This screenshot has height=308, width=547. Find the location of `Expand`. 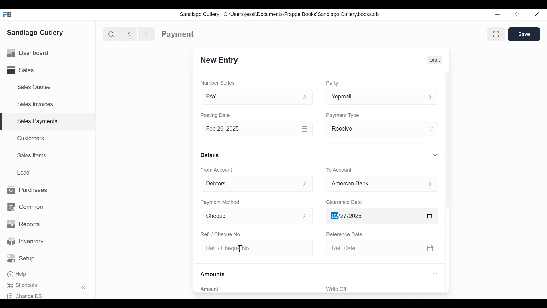

Expand is located at coordinates (306, 183).